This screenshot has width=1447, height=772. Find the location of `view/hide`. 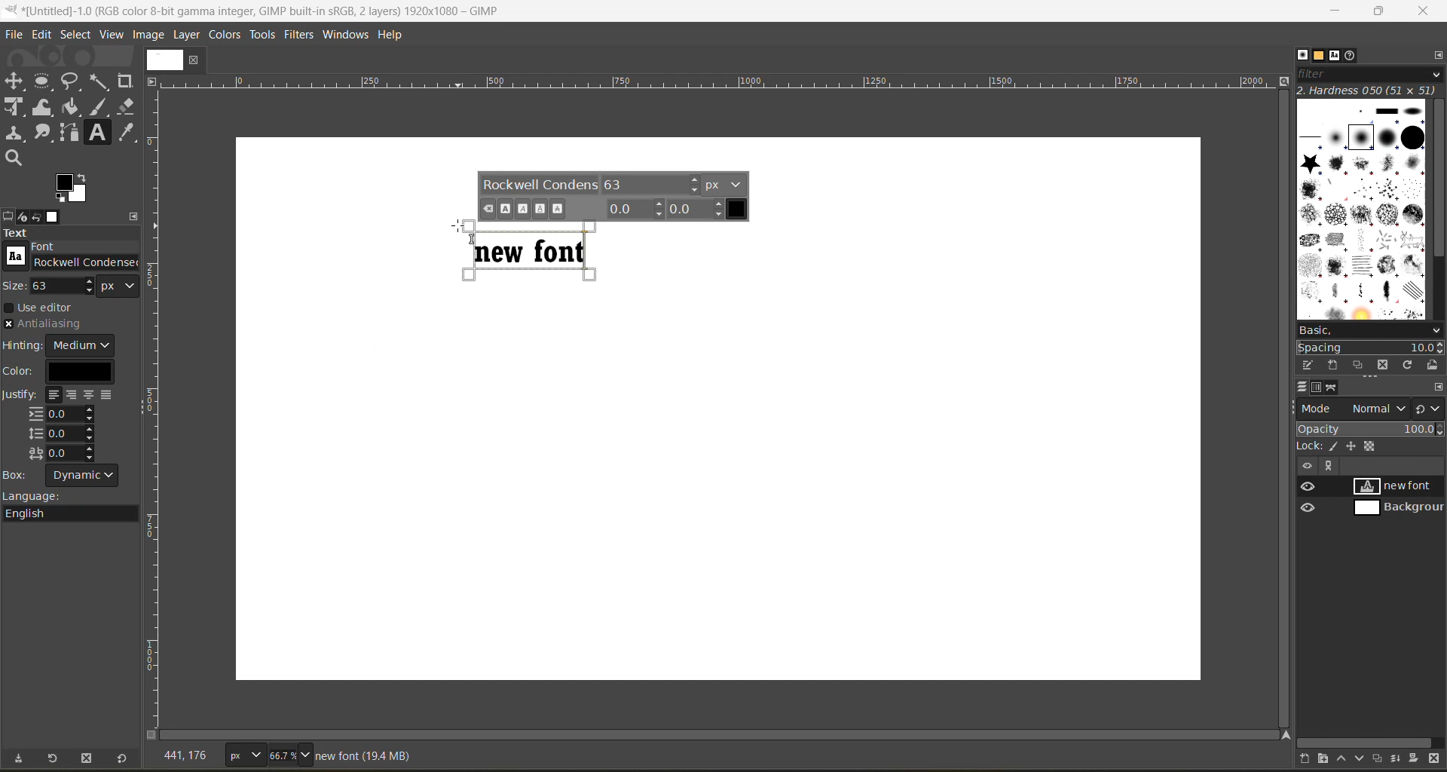

view/hide is located at coordinates (1302, 497).